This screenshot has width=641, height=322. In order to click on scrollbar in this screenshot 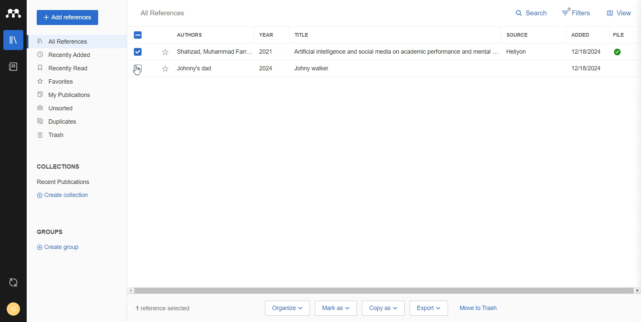, I will do `click(384, 291)`.